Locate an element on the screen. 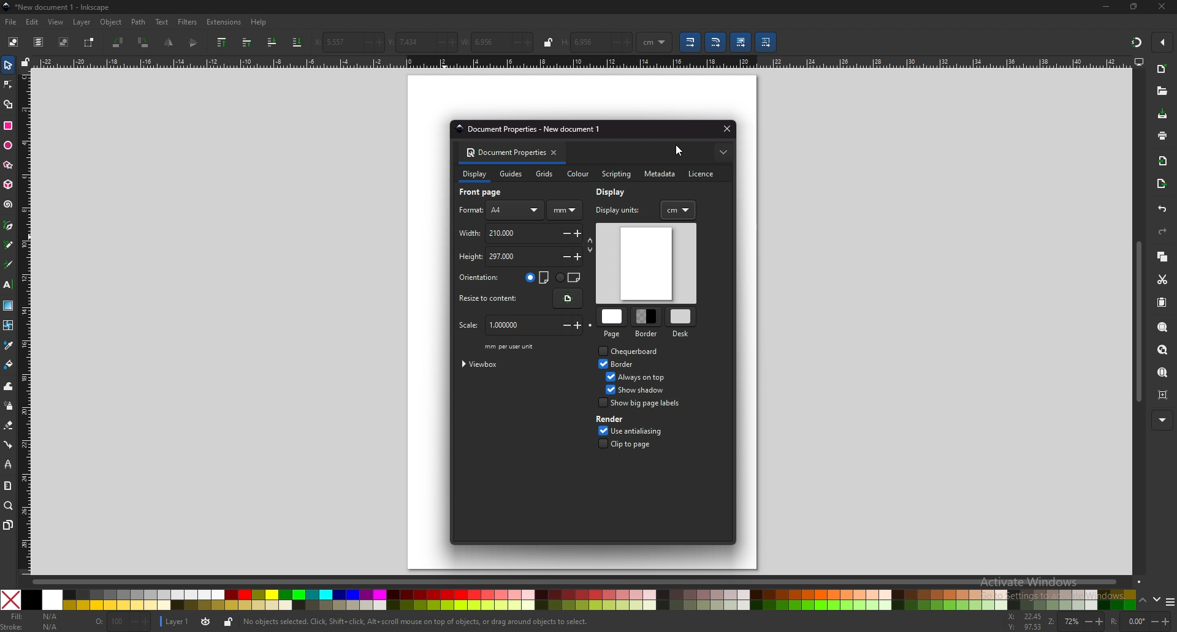 The width and height of the screenshot is (1177, 632). edit is located at coordinates (31, 22).